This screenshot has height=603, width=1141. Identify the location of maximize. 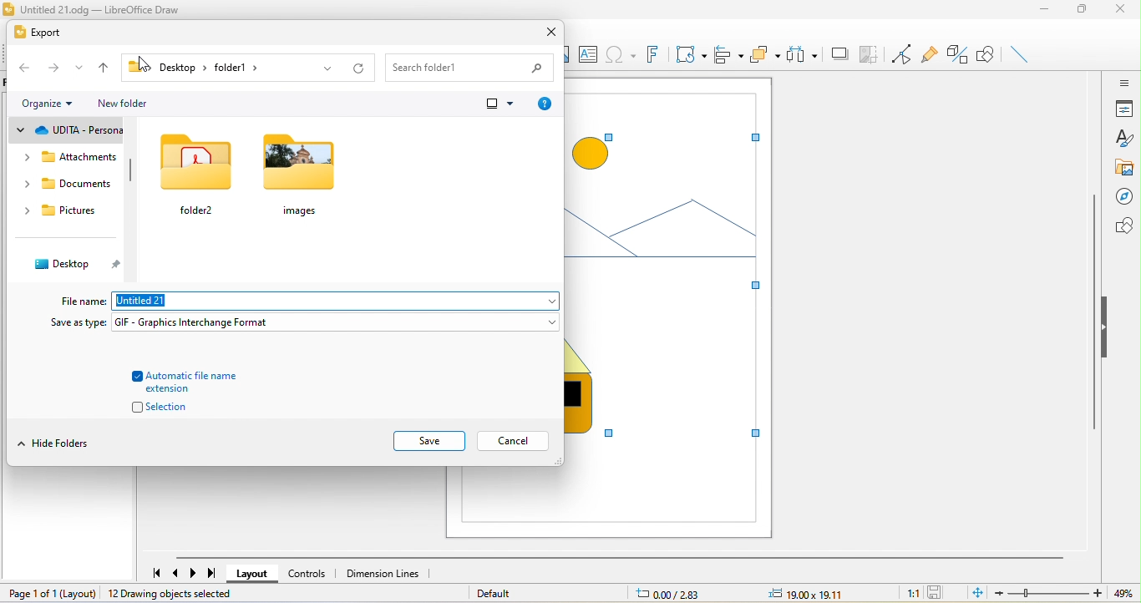
(1080, 13).